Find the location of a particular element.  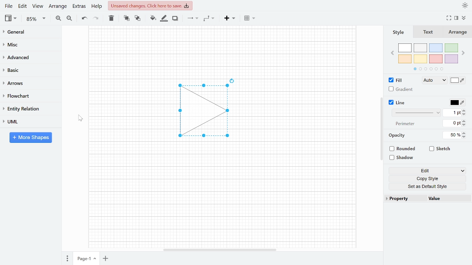

Next is located at coordinates (464, 52).